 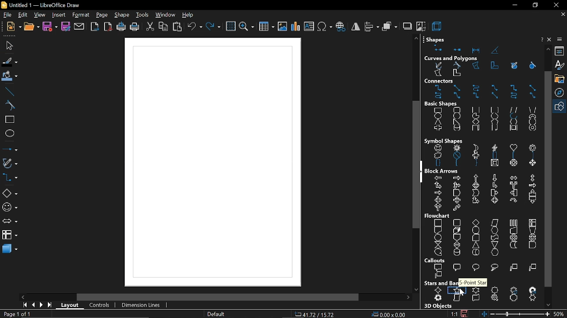 What do you see at coordinates (71, 306) in the screenshot?
I see `layout` at bounding box center [71, 306].